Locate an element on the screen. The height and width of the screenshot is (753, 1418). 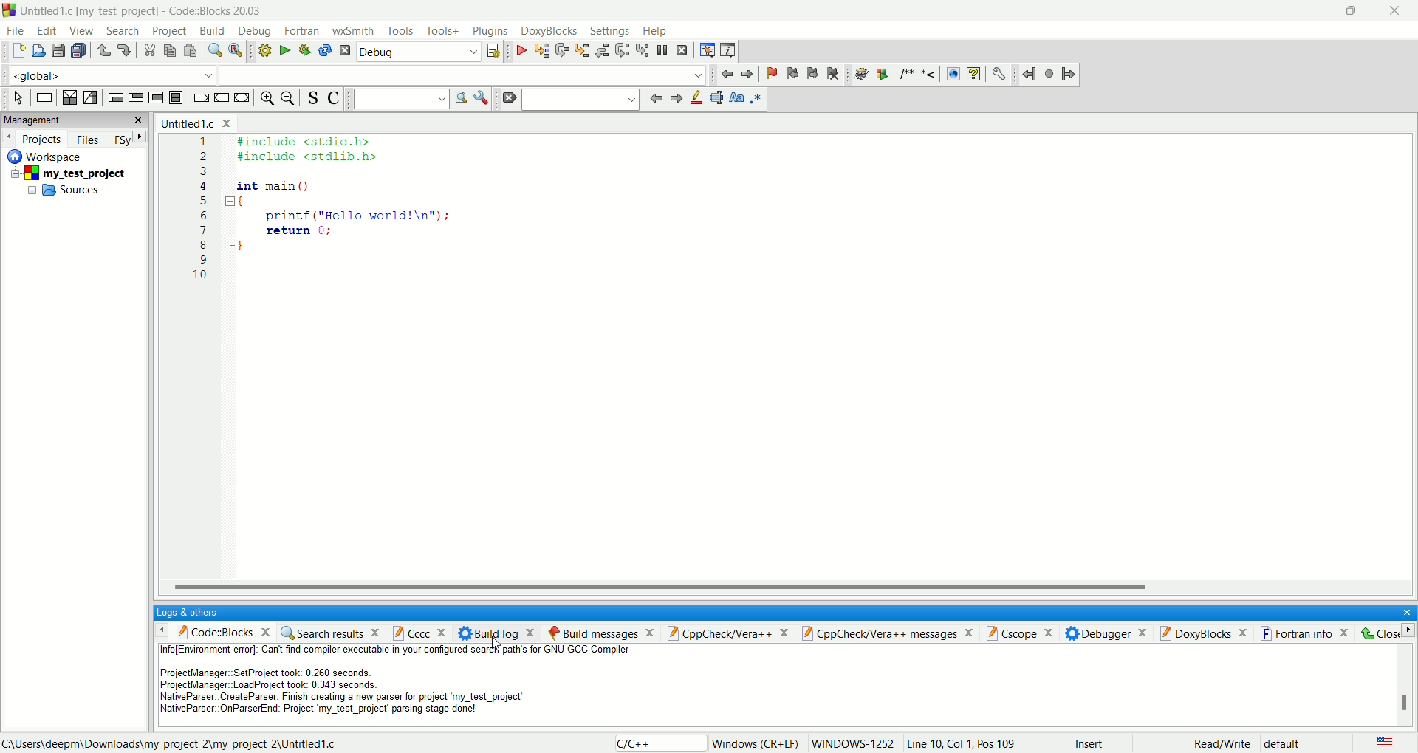
Projects is located at coordinates (33, 137).